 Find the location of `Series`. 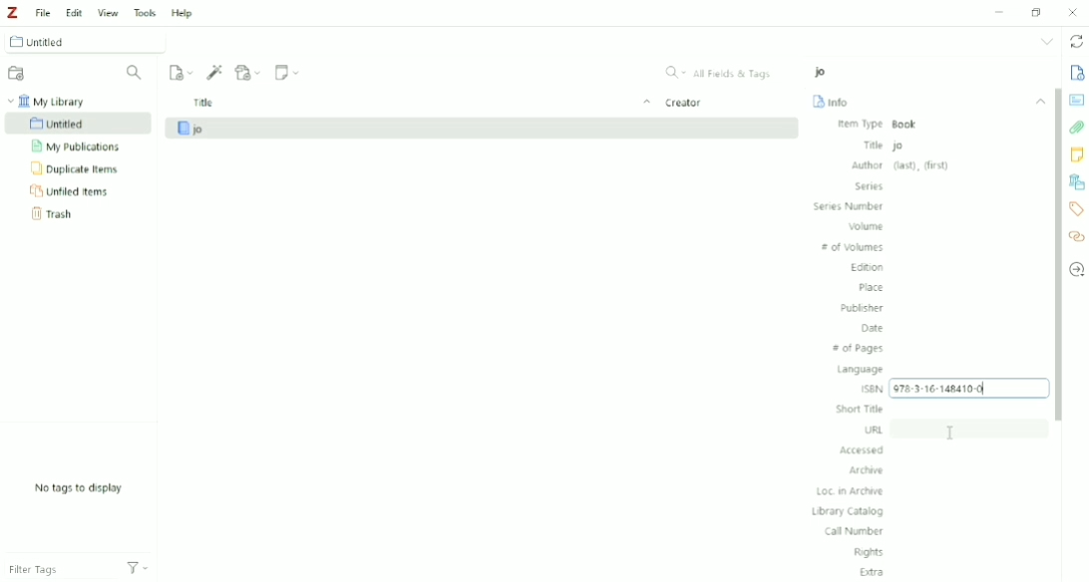

Series is located at coordinates (869, 186).